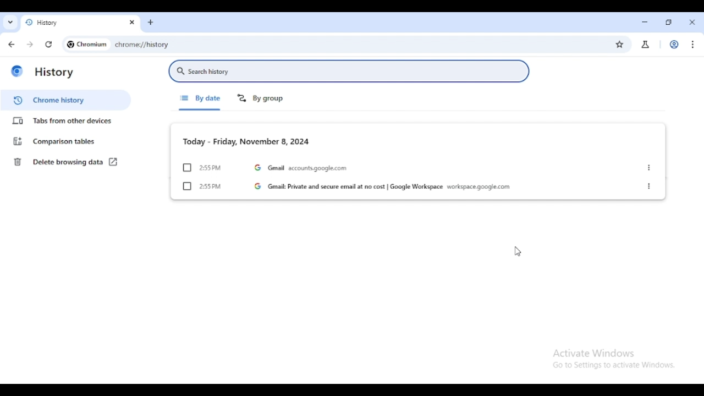 This screenshot has width=704, height=396. What do you see at coordinates (246, 141) in the screenshot?
I see `Today - Friday, November 8, 2024` at bounding box center [246, 141].